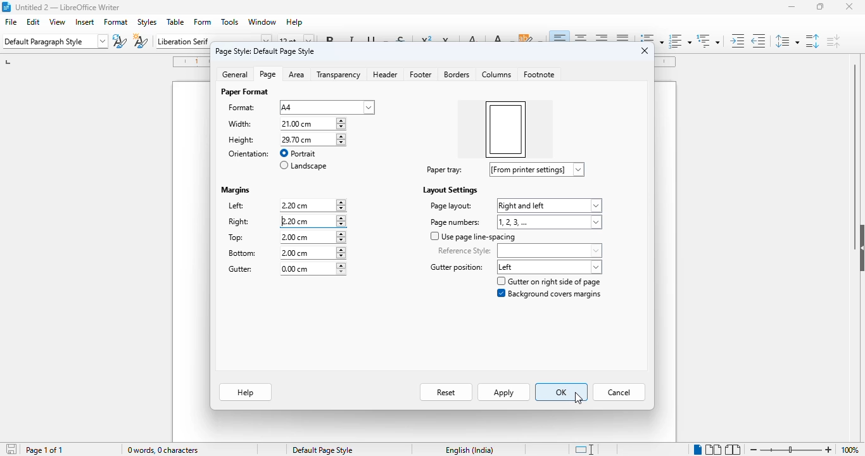 The width and height of the screenshot is (865, 456). Describe the element at coordinates (237, 206) in the screenshot. I see `left: ` at that location.